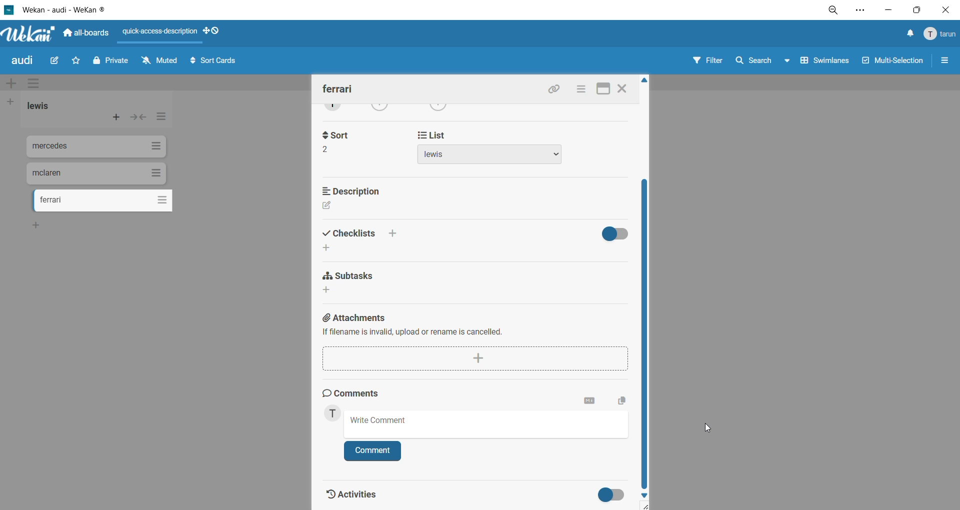 The height and width of the screenshot is (510, 960). Describe the element at coordinates (609, 495) in the screenshot. I see `toggle` at that location.